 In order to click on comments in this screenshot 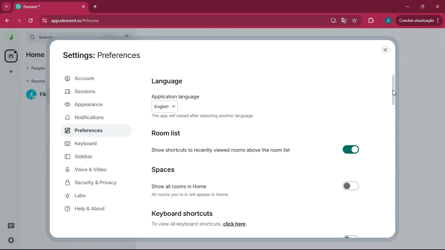, I will do `click(10, 226)`.